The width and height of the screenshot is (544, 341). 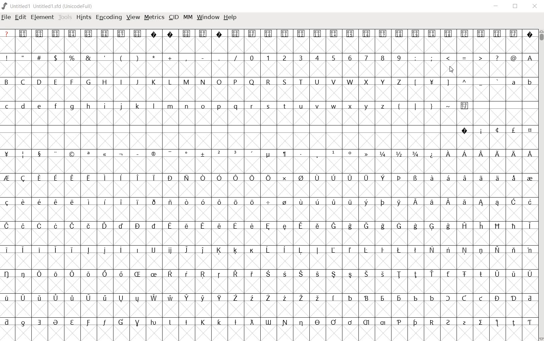 I want to click on symbols, so click(x=466, y=57).